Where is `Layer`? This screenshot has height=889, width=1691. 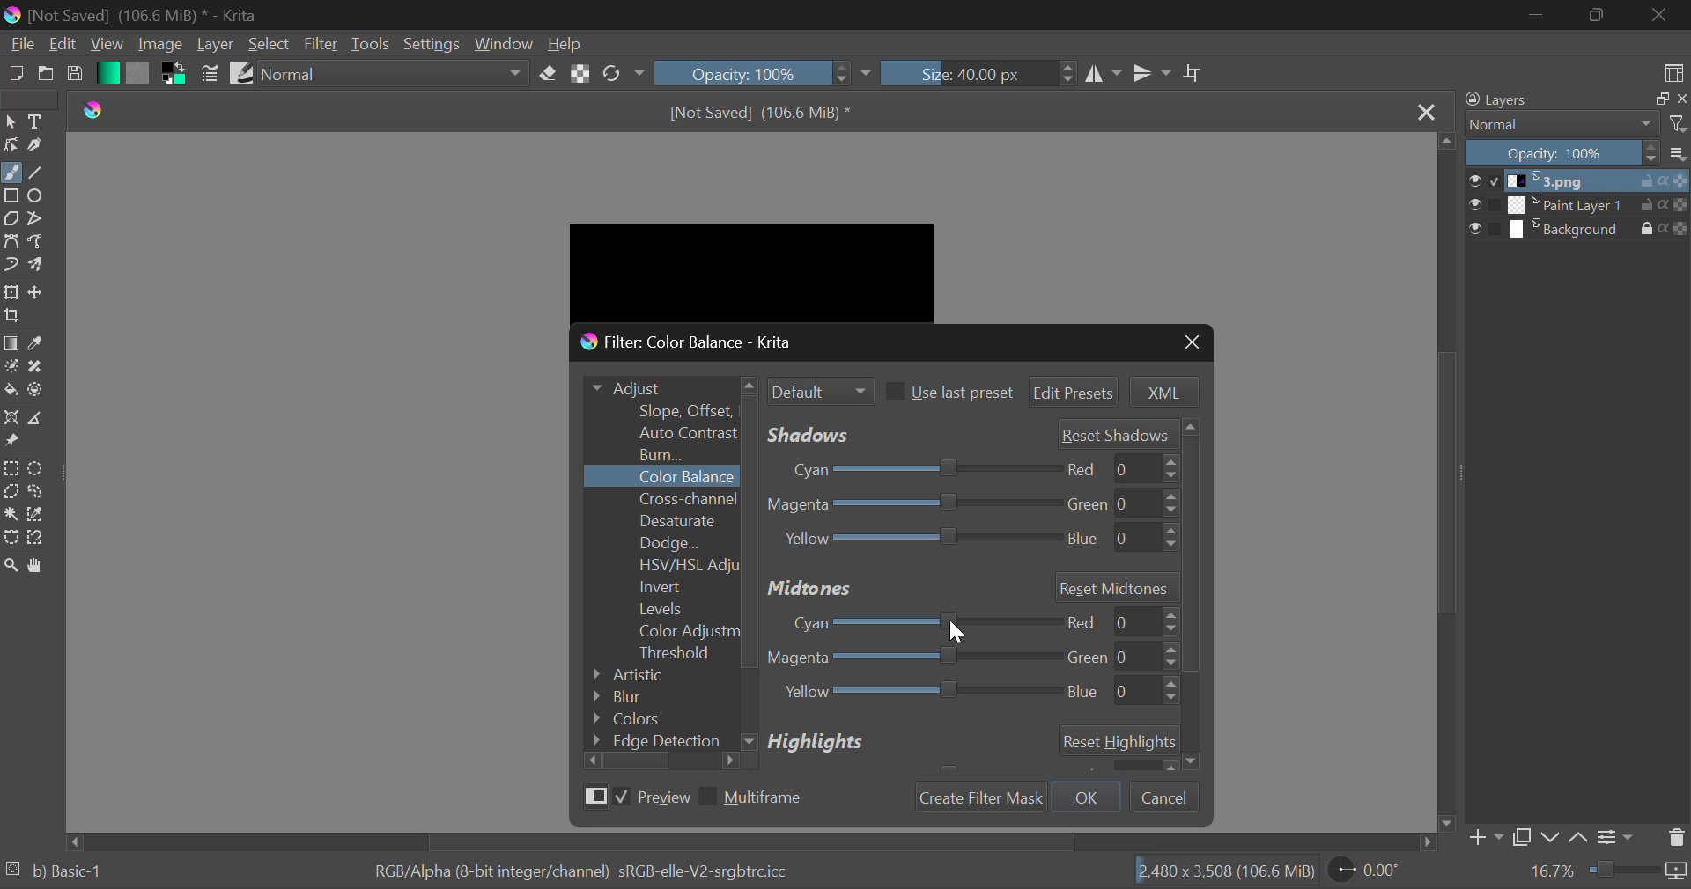 Layer is located at coordinates (216, 46).